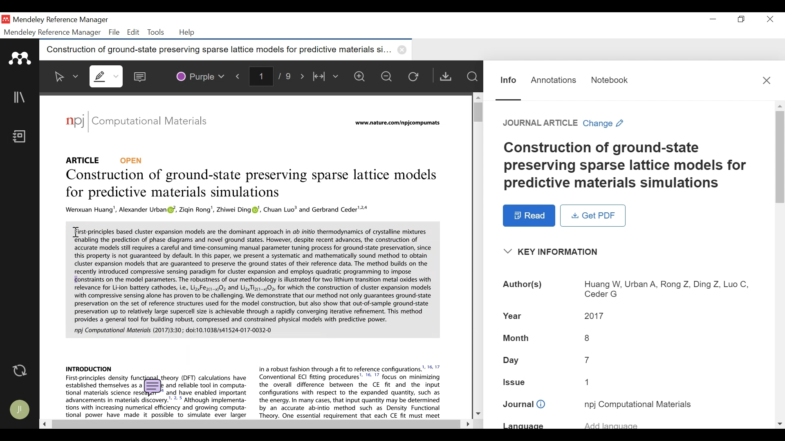  I want to click on page number/total number of pages, so click(273, 76).